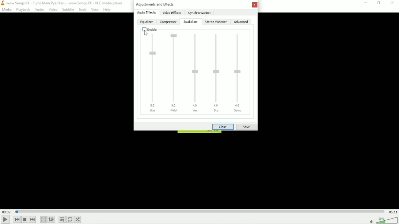  Describe the element at coordinates (6, 212) in the screenshot. I see `Elapsed time` at that location.